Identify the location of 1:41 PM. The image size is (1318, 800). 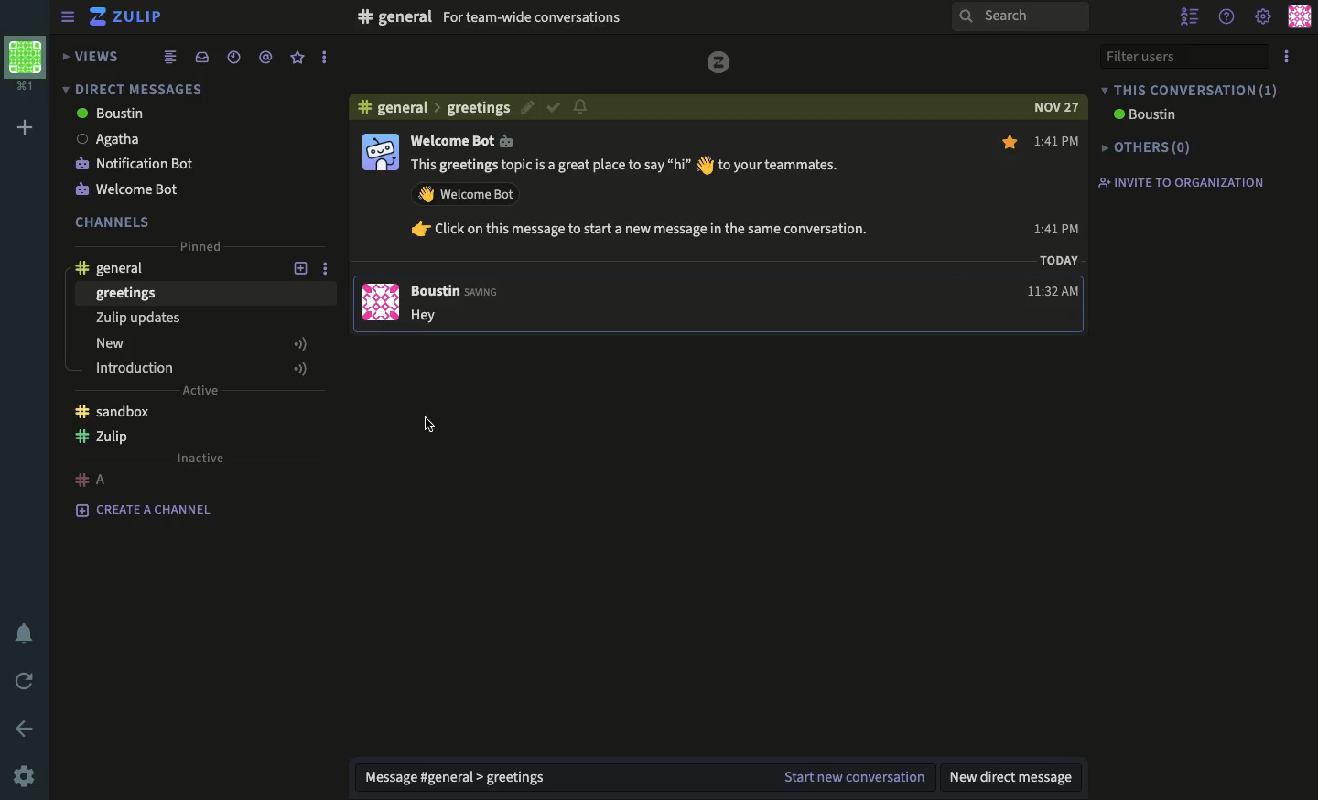
(1058, 184).